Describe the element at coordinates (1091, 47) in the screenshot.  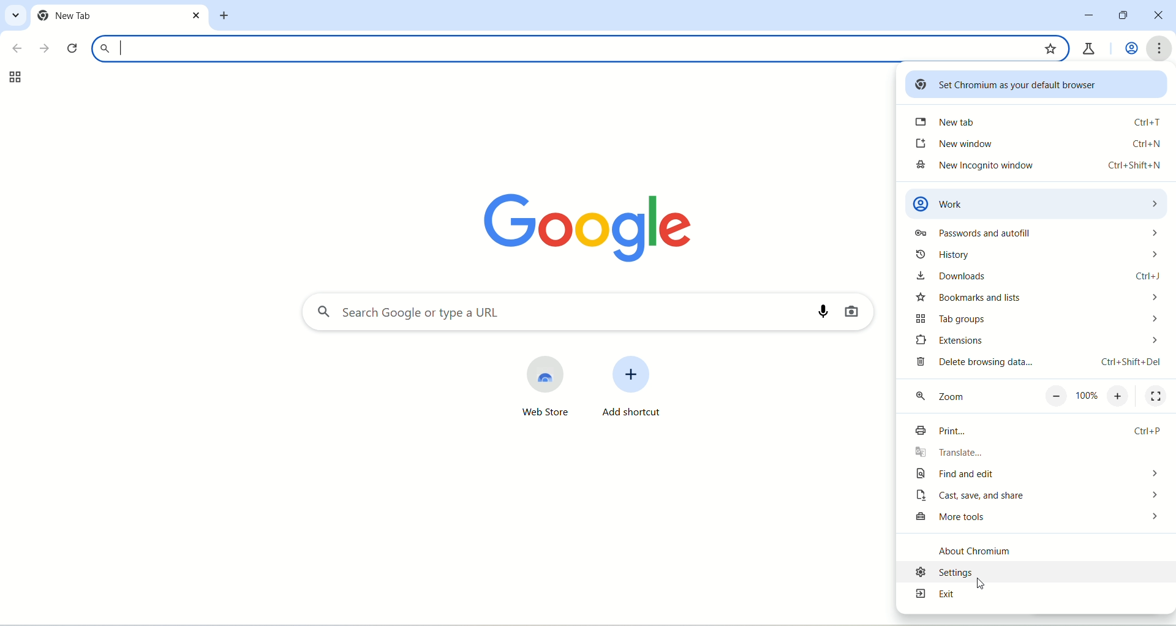
I see `chrome labs` at that location.